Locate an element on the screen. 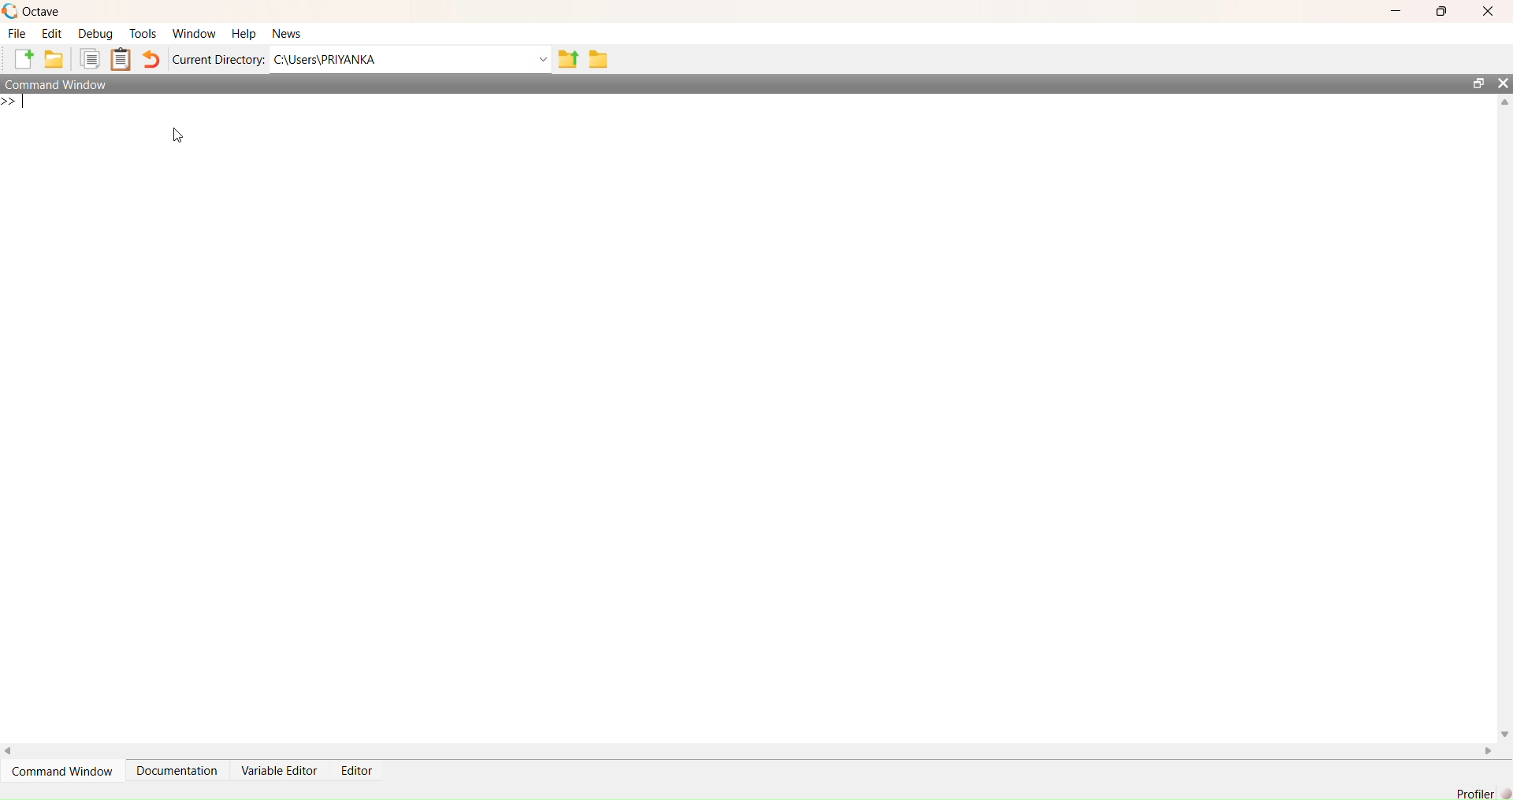 This screenshot has width=1513, height=800. Tools is located at coordinates (143, 31).